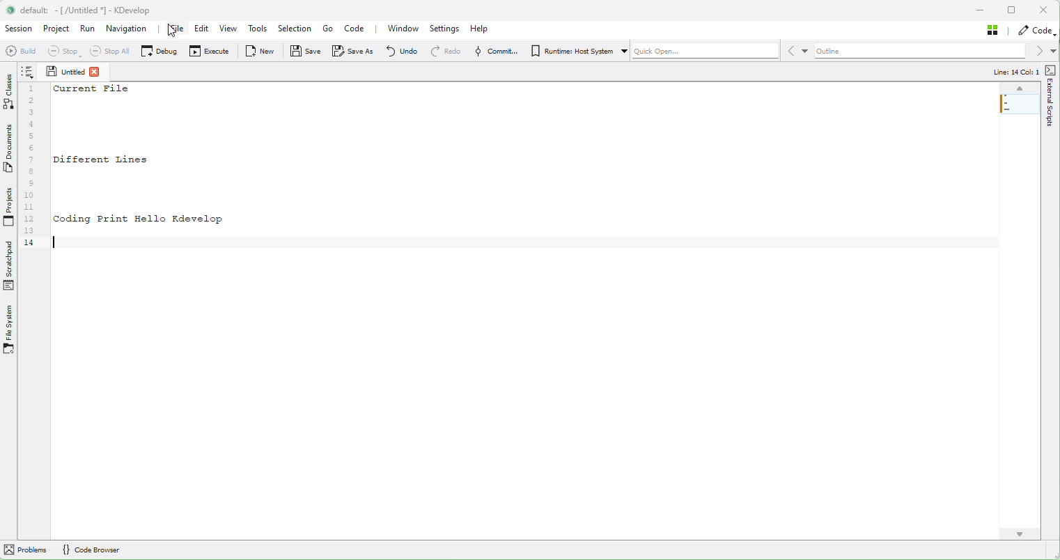  I want to click on Projects, so click(8, 207).